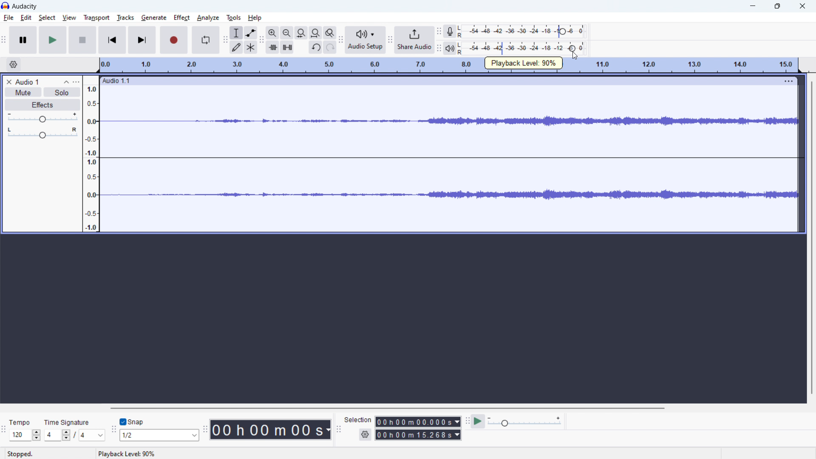  I want to click on mute, so click(23, 92).